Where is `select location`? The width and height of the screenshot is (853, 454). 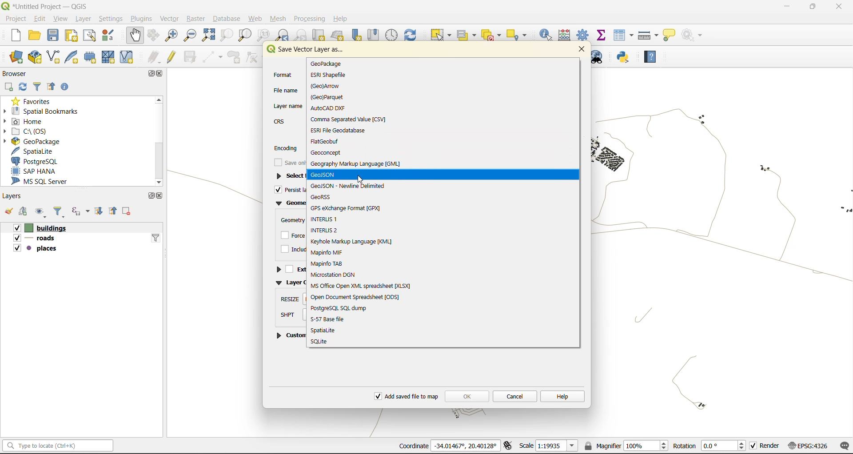
select location is located at coordinates (519, 35).